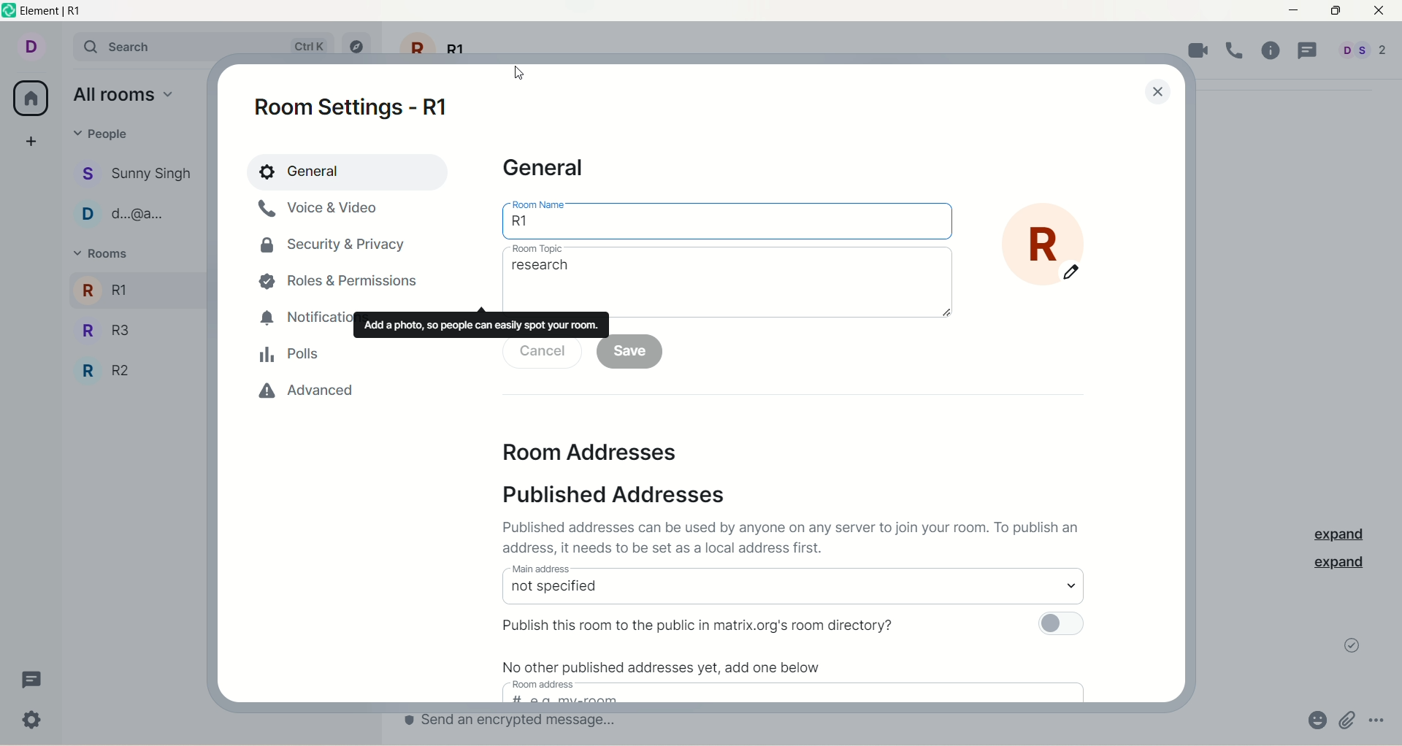 The width and height of the screenshot is (1402, 746). What do you see at coordinates (621, 492) in the screenshot?
I see `published addresses` at bounding box center [621, 492].